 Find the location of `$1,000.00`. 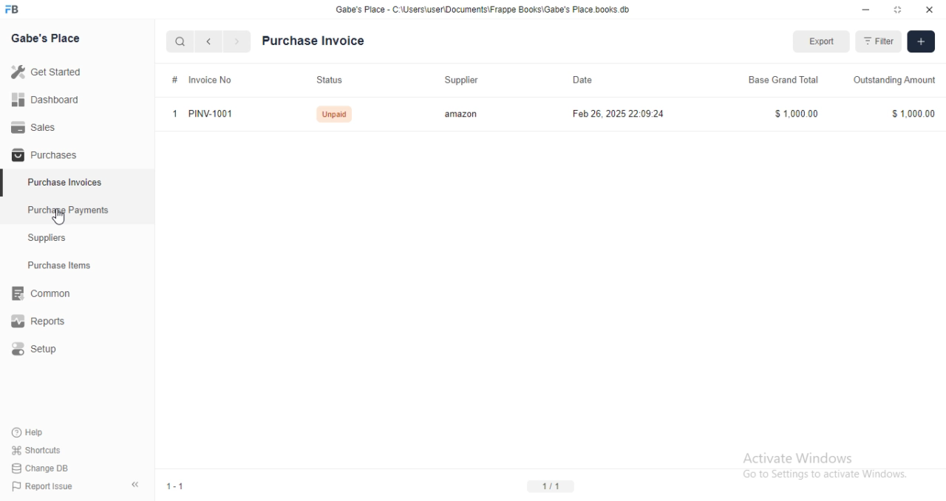

$1,000.00 is located at coordinates (911, 113).